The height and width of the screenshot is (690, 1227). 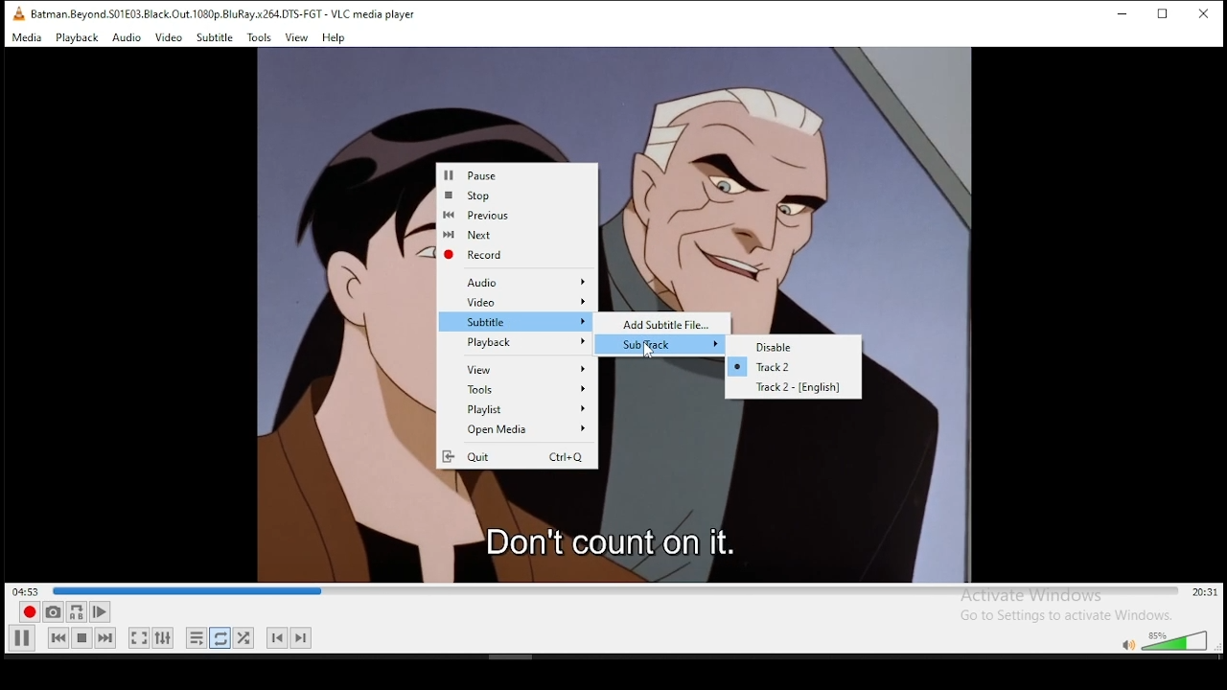 I want to click on Batman.Beyond.S01E03.Black.Out.1080p.BluRay.x264.0TS-FGT - VLC media player, so click(x=214, y=14).